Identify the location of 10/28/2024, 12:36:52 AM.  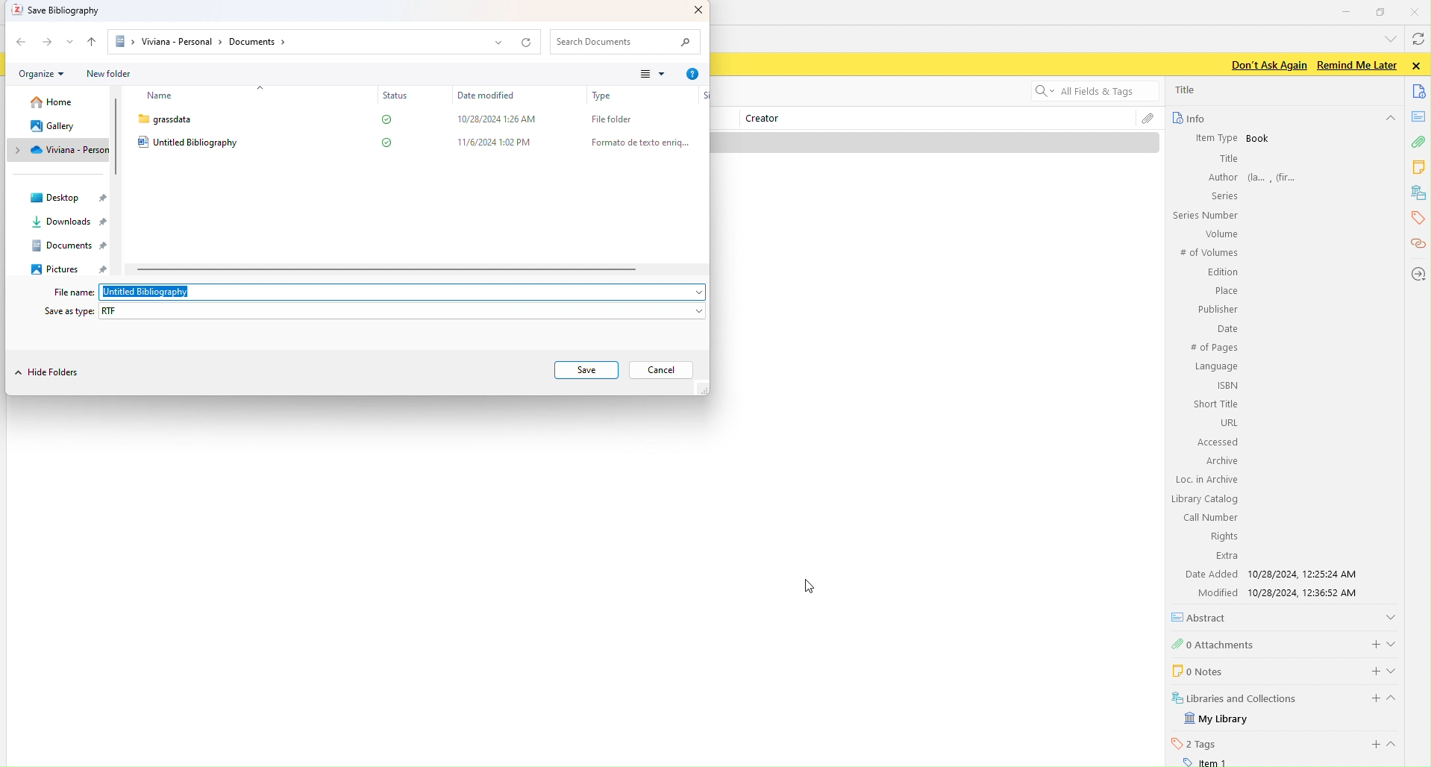
(1309, 593).